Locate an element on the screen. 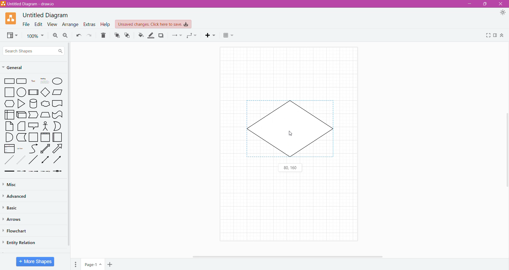 This screenshot has height=270, width=509. Note is located at coordinates (9, 126).